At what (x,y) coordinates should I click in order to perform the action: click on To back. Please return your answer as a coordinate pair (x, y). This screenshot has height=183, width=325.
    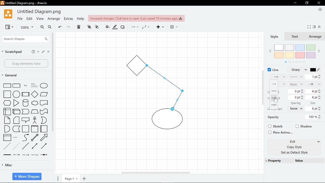
    Looking at the image, I should click on (97, 27).